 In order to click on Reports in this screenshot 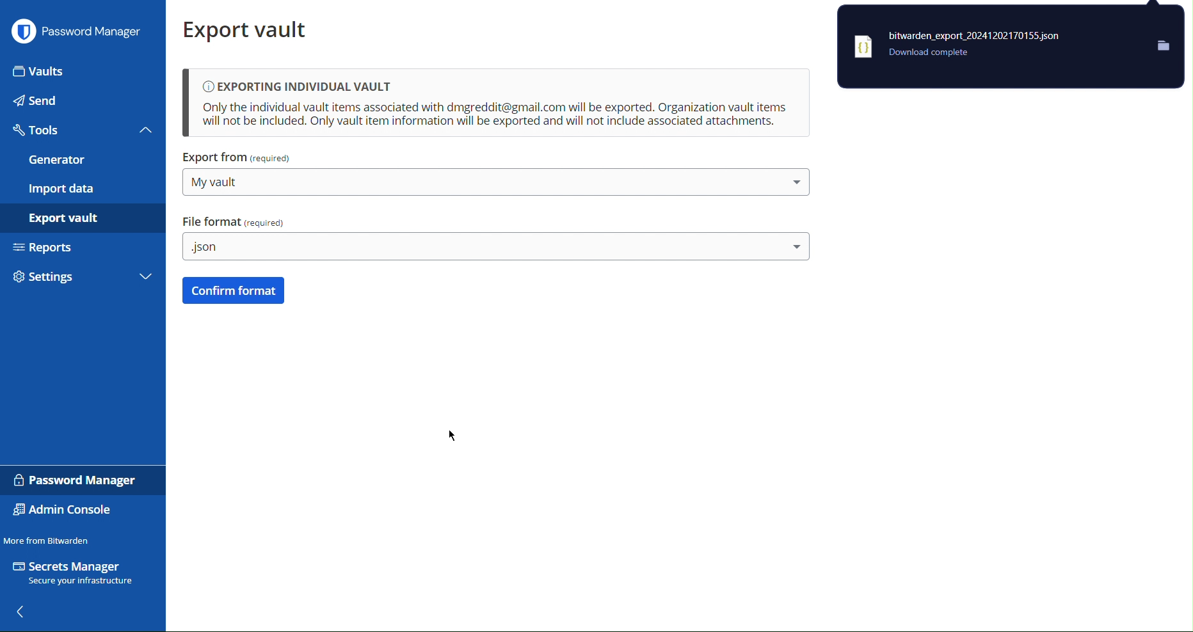, I will do `click(48, 245)`.